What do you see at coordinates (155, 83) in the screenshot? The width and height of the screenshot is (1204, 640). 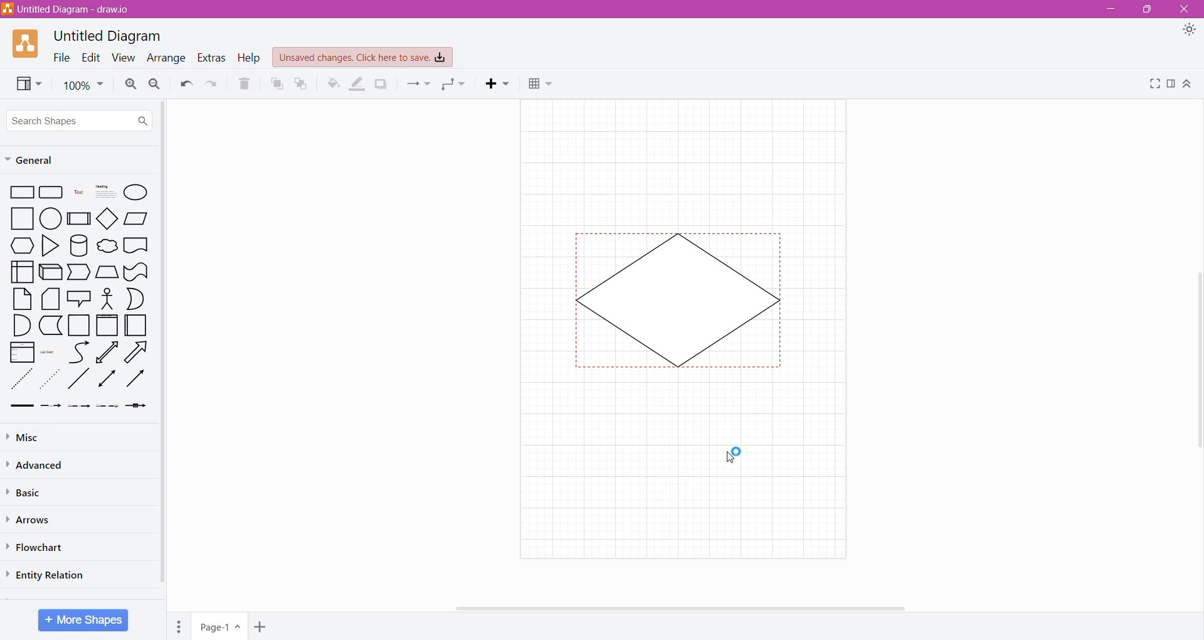 I see `Zoom Out` at bounding box center [155, 83].